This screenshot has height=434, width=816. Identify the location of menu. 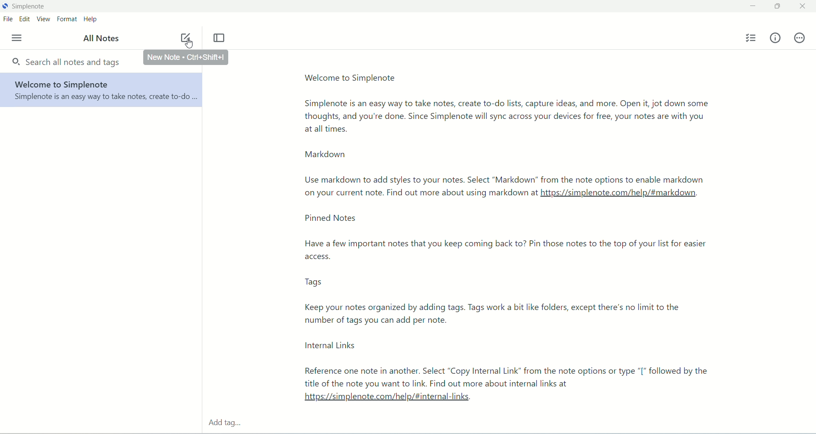
(14, 38).